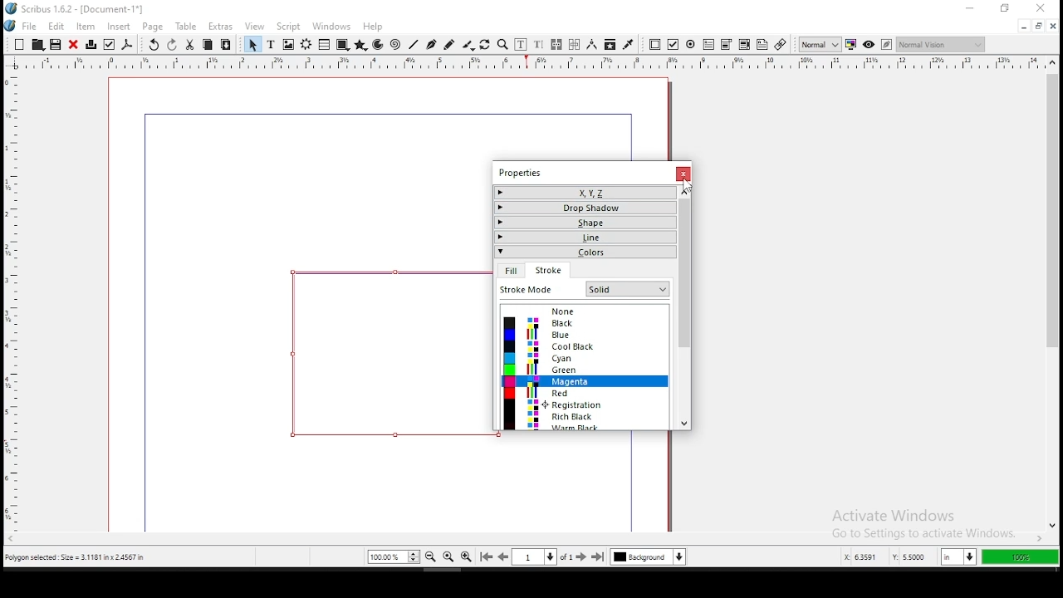 Image resolution: width=1063 pixels, height=598 pixels. What do you see at coordinates (565, 556) in the screenshot?
I see `of 1` at bounding box center [565, 556].